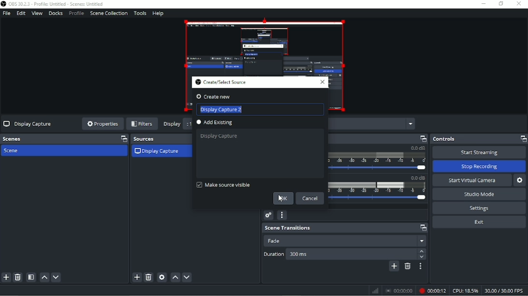  I want to click on Exit, so click(479, 222).